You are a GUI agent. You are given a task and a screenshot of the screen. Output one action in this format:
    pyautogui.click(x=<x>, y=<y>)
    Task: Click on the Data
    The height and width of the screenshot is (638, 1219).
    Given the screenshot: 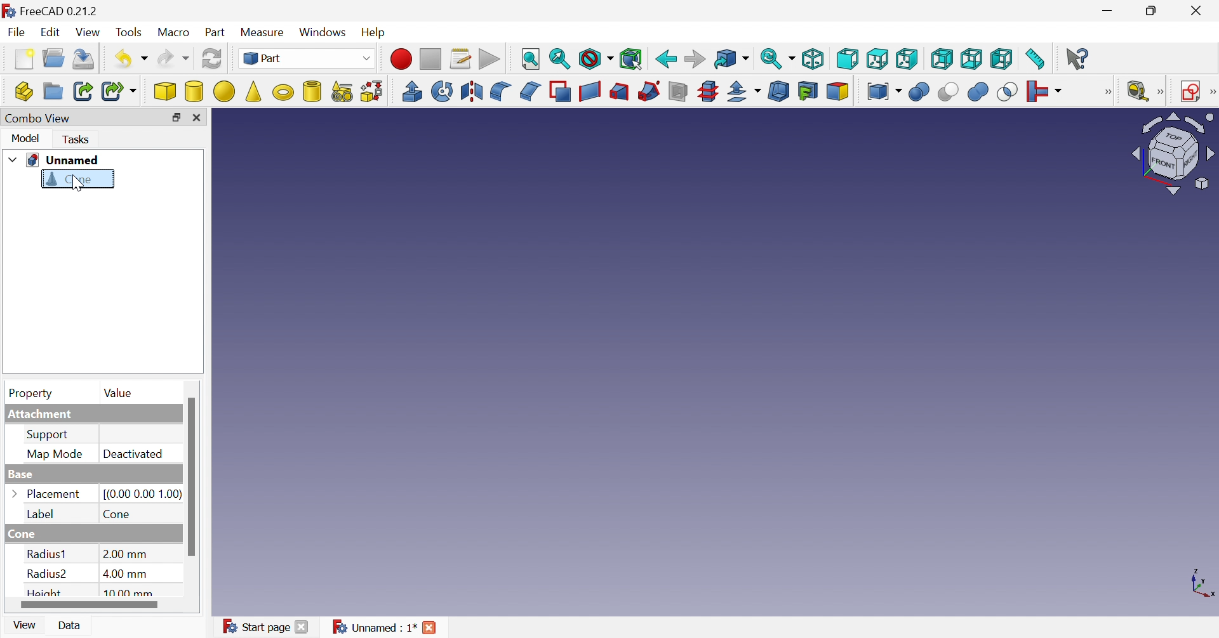 What is the action you would take?
    pyautogui.click(x=72, y=627)
    